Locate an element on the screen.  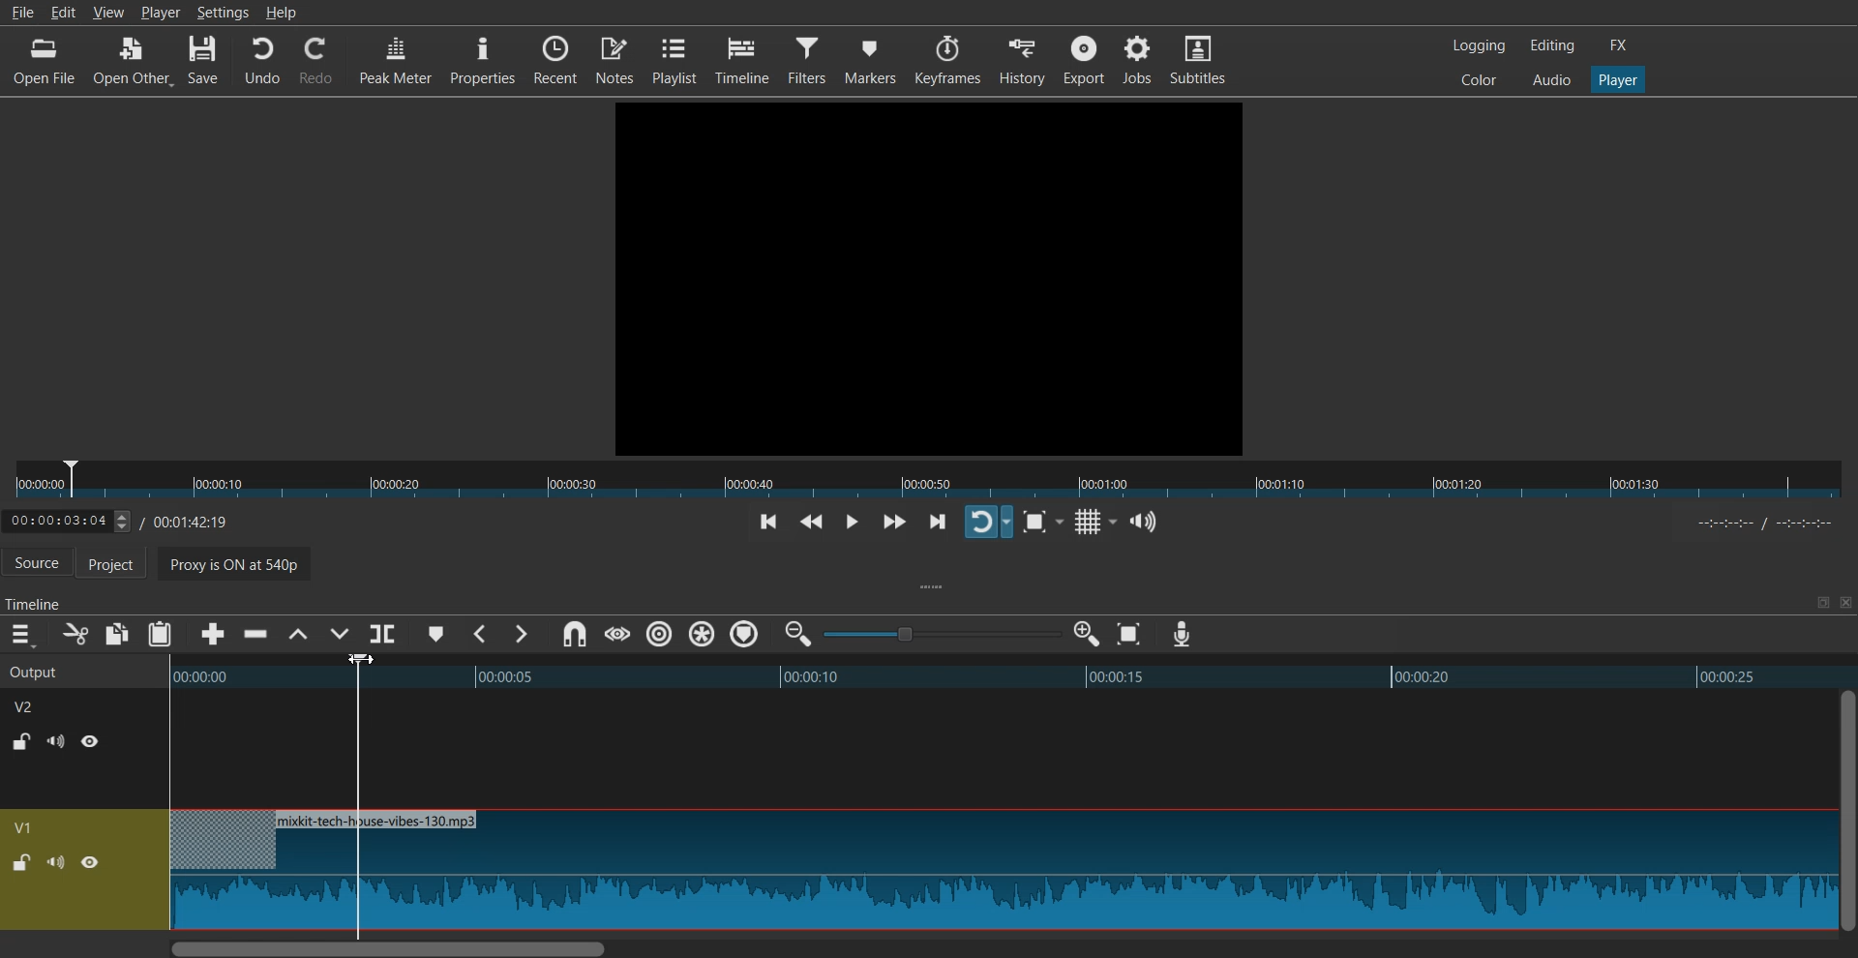
Hide is located at coordinates (91, 740).